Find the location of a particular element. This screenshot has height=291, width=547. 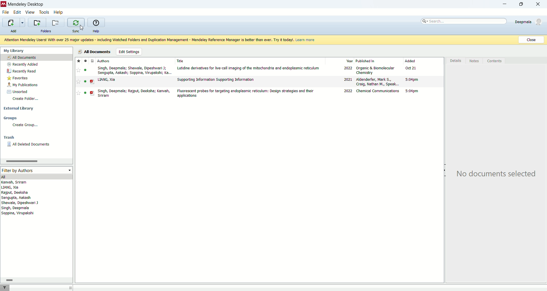

cursor is located at coordinates (81, 27).